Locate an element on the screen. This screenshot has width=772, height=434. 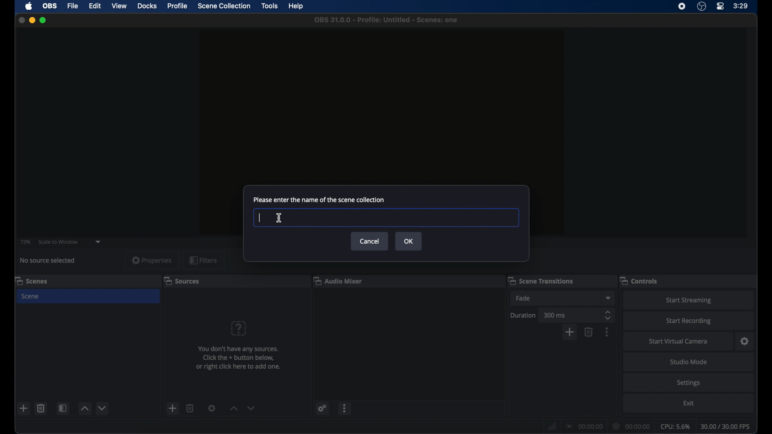
ok is located at coordinates (409, 241).